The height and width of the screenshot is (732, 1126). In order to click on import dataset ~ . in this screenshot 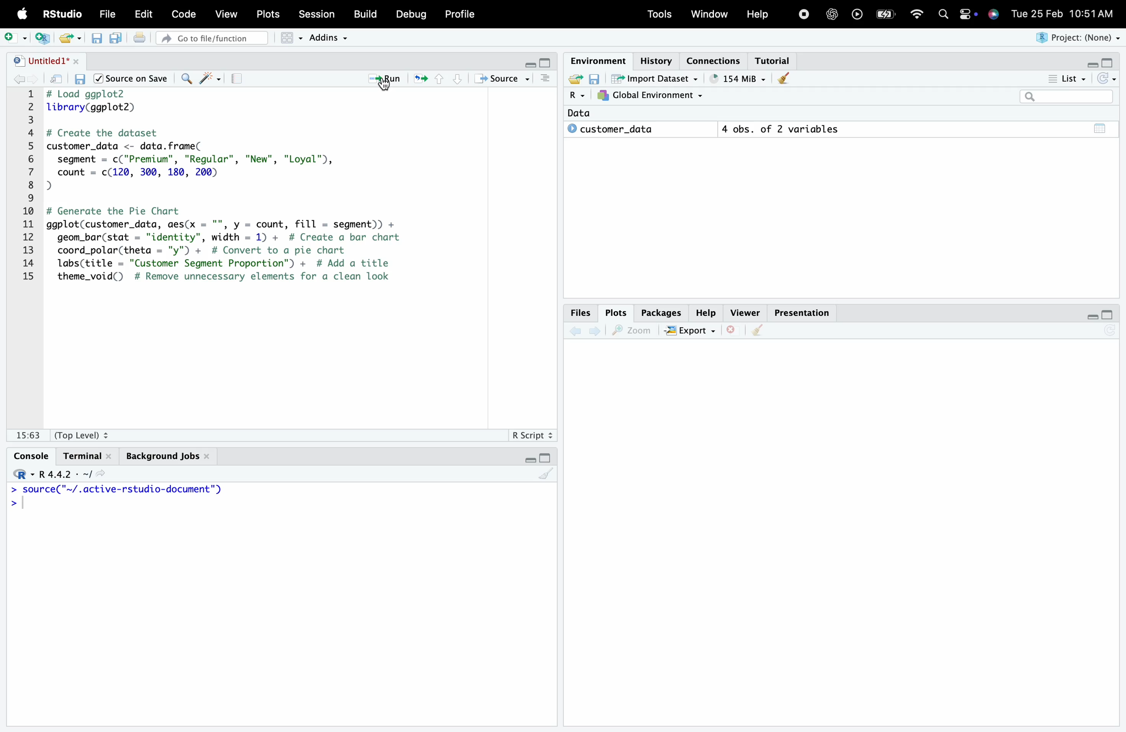, I will do `click(658, 78)`.